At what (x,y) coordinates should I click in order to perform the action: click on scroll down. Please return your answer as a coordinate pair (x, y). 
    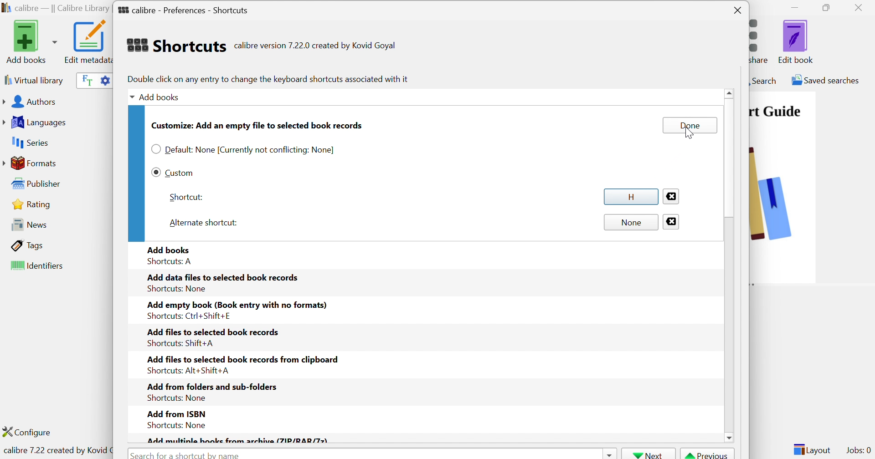
    Looking at the image, I should click on (729, 438).